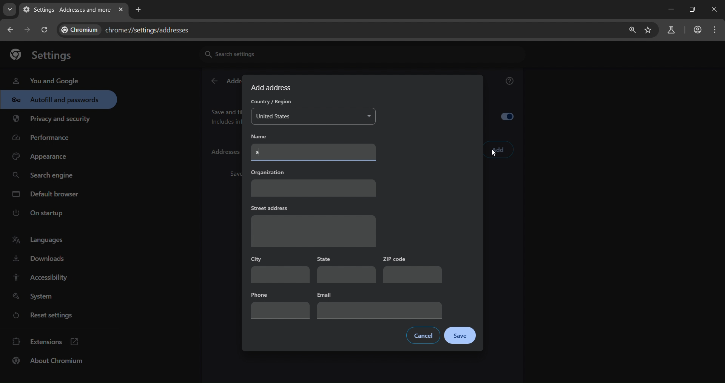  What do you see at coordinates (411, 269) in the screenshot?
I see `zip code` at bounding box center [411, 269].